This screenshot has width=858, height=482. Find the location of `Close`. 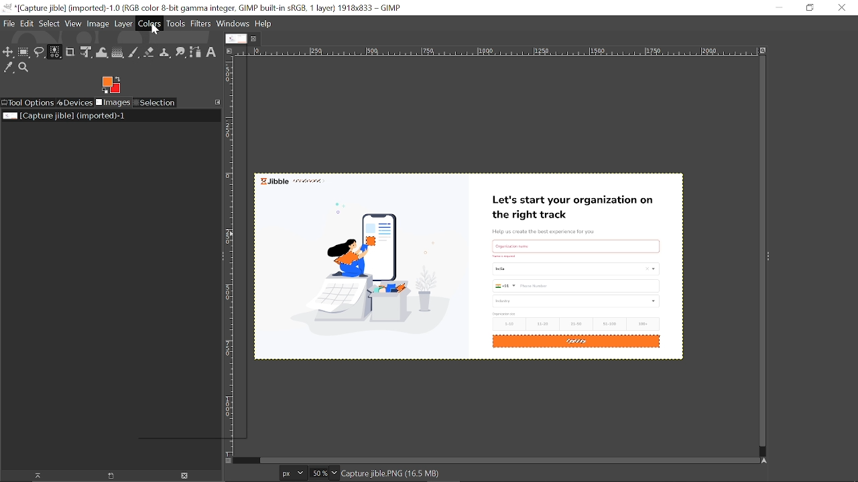

Close is located at coordinates (841, 8).